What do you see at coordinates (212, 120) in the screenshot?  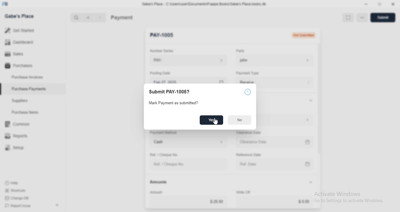 I see `Yes` at bounding box center [212, 120].